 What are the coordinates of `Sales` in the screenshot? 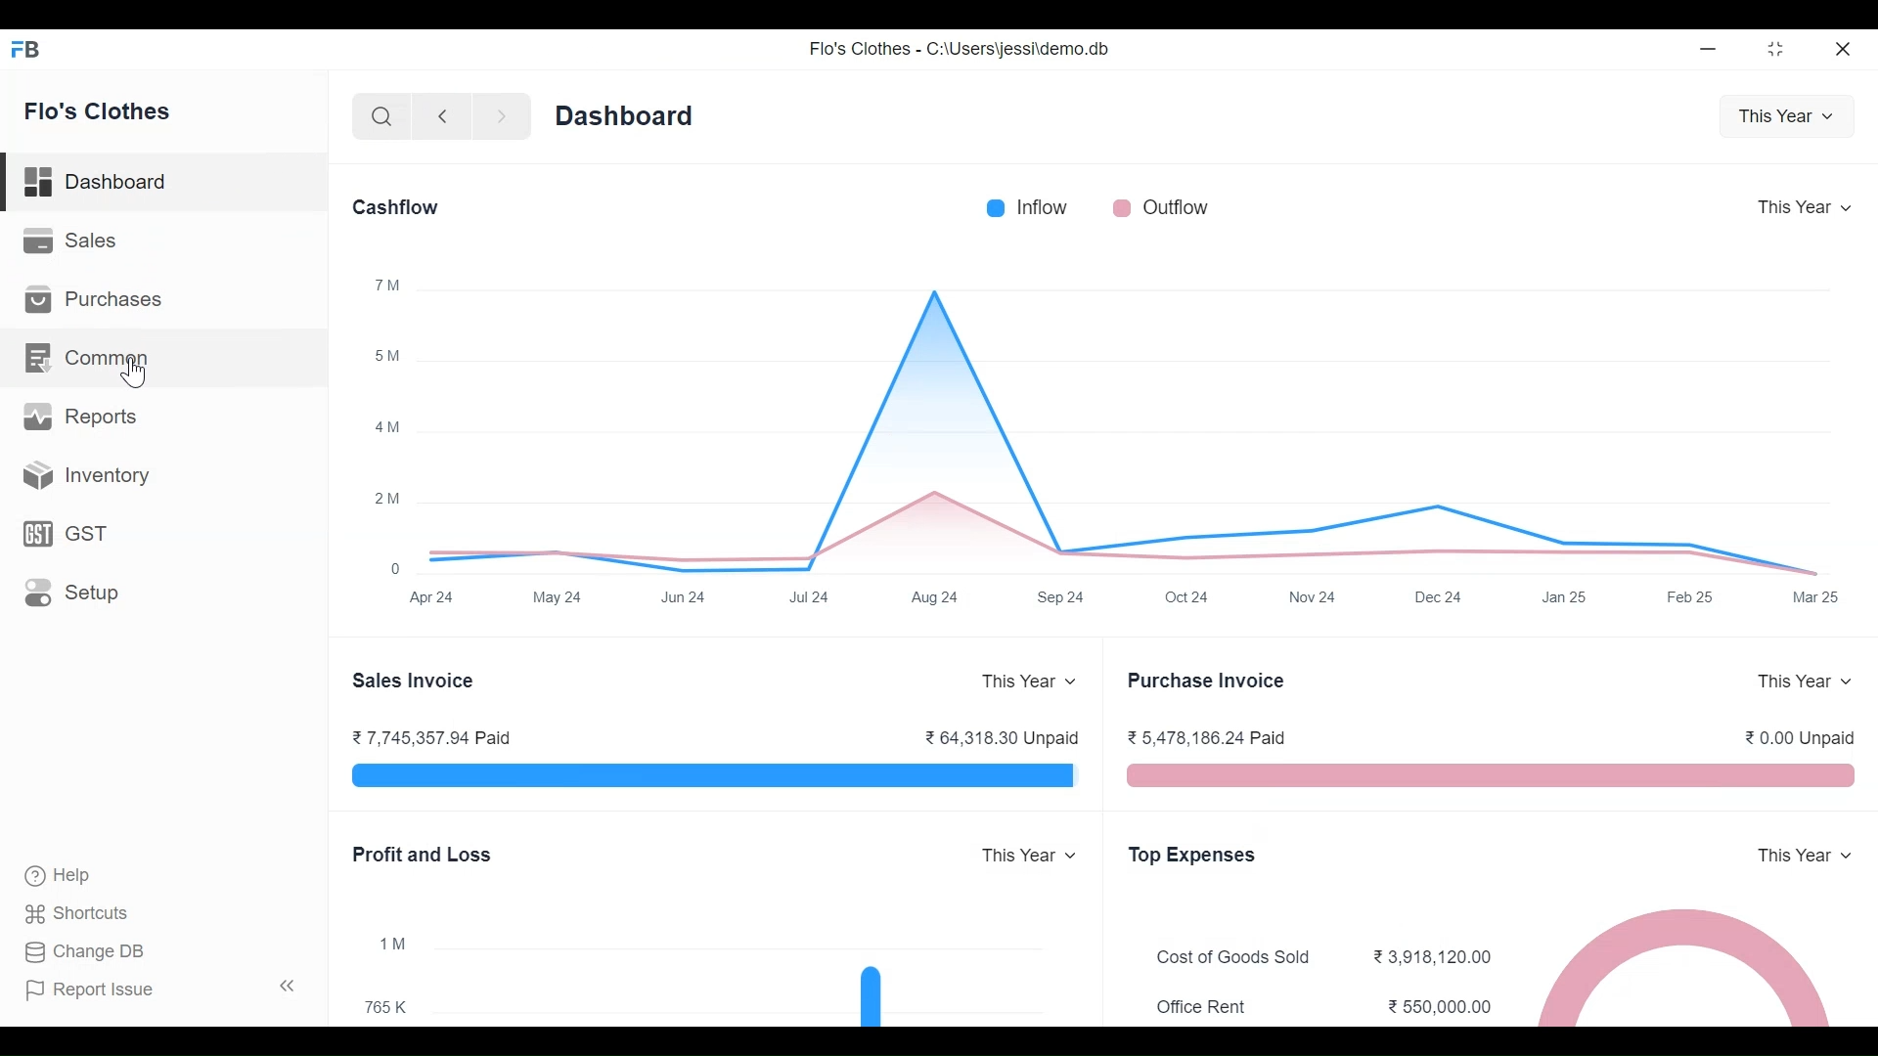 It's located at (73, 240).